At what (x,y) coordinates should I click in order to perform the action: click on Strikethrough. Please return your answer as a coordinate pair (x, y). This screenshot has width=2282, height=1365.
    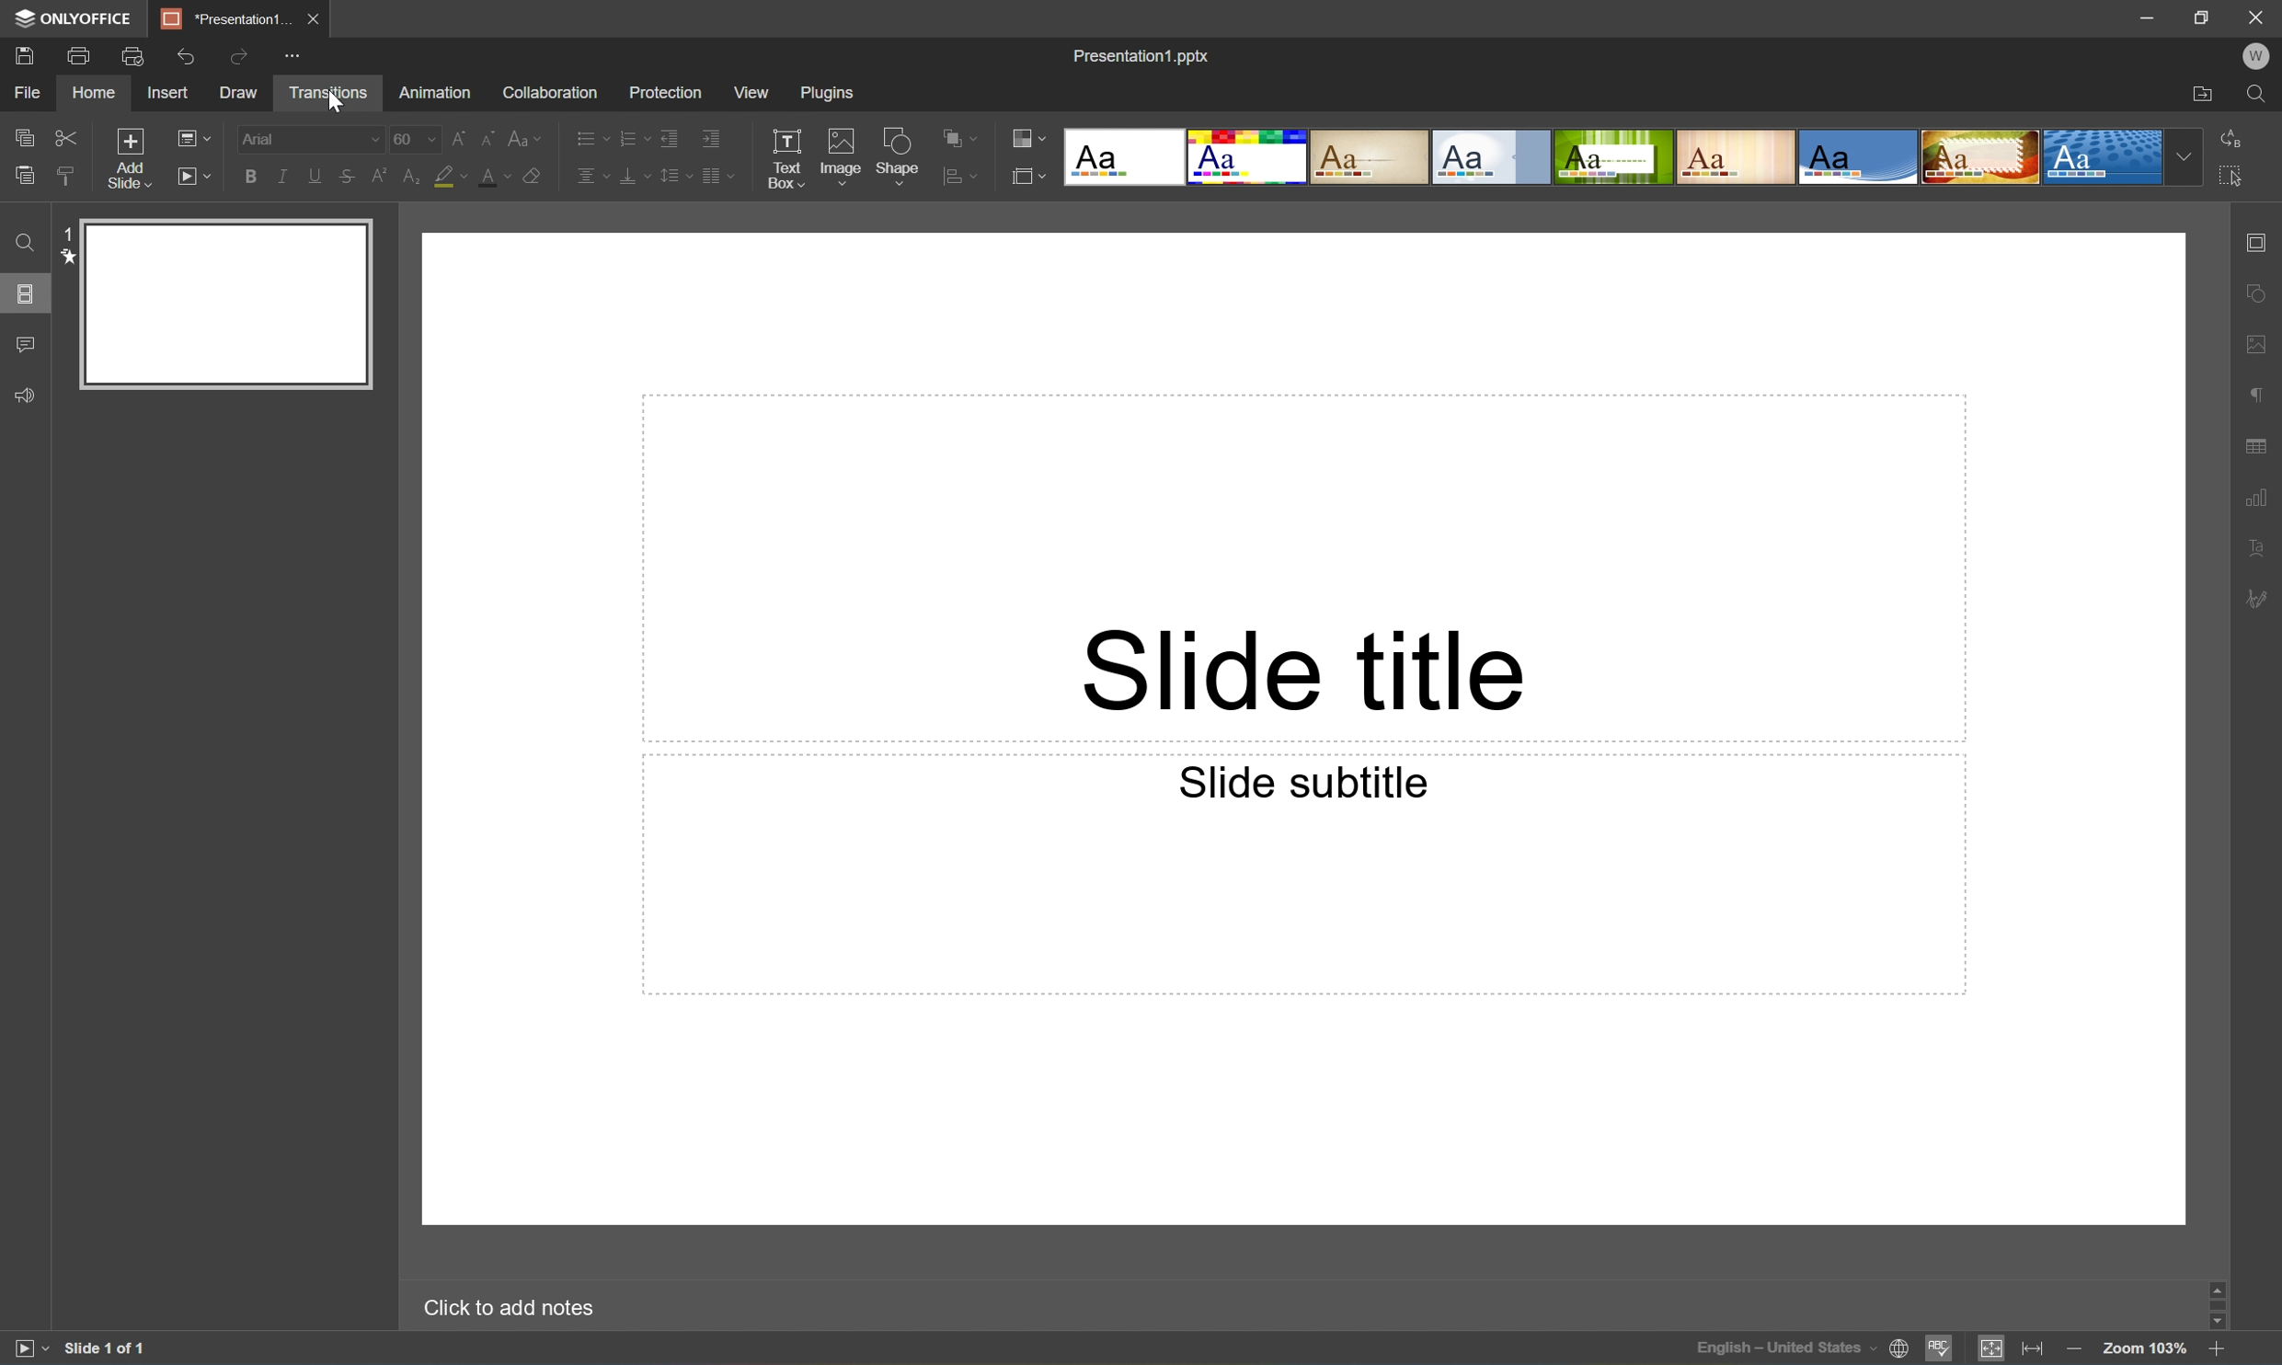
    Looking at the image, I should click on (344, 177).